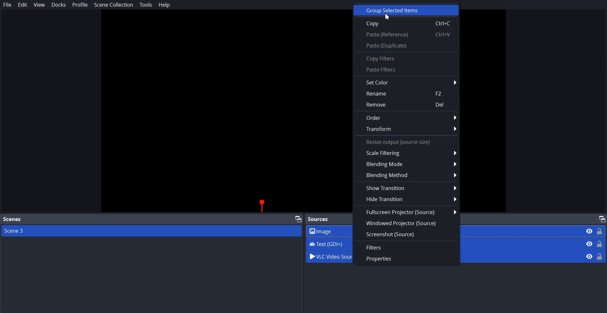 The image size is (607, 313). I want to click on Transform, so click(407, 129).